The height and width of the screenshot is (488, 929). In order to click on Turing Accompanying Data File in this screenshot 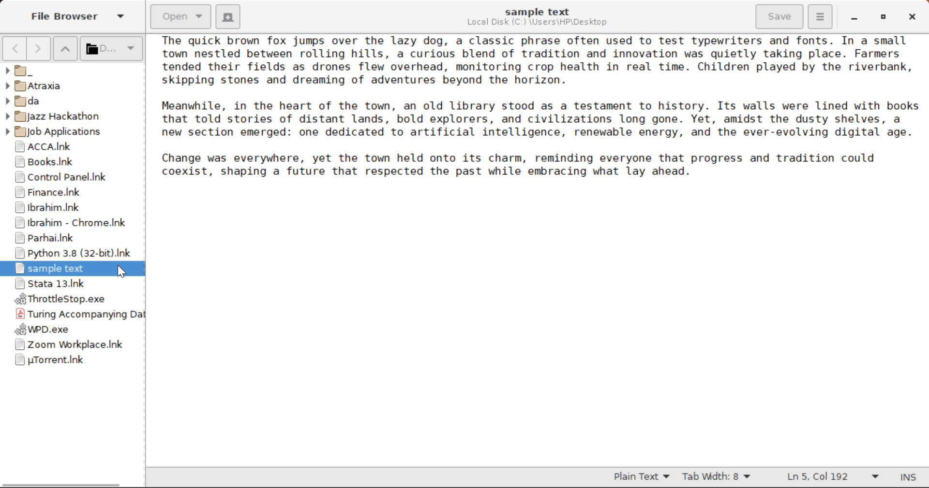, I will do `click(75, 315)`.